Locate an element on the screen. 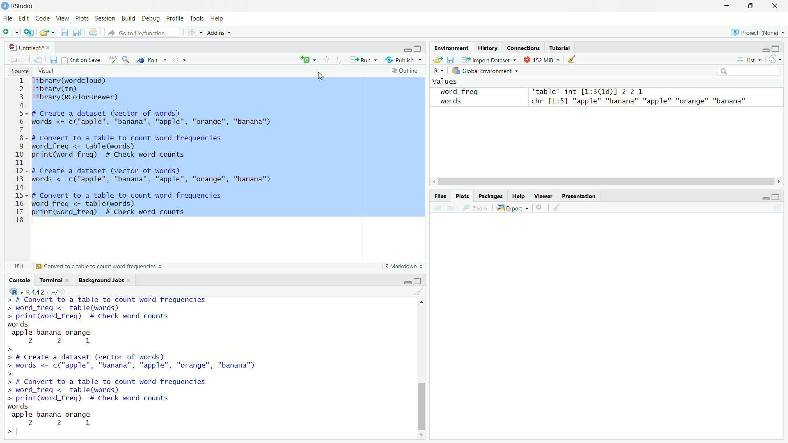 The height and width of the screenshot is (443, 788). Settings is located at coordinates (179, 59).